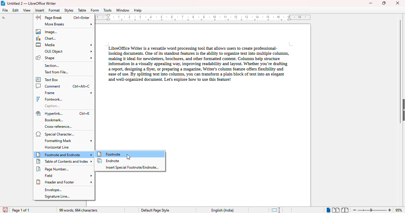 The image size is (405, 213). Describe the element at coordinates (55, 120) in the screenshot. I see `bookmark` at that location.